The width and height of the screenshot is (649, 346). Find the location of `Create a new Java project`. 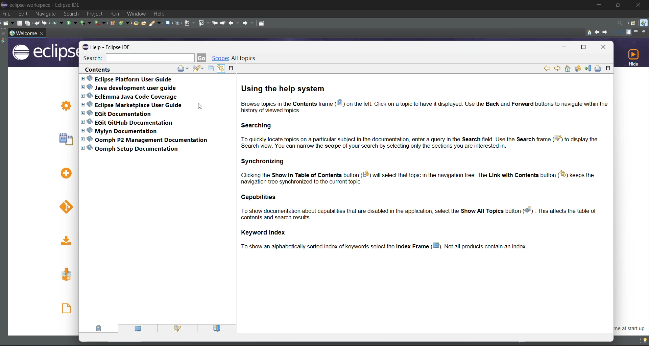

Create a new Java project is located at coordinates (63, 176).